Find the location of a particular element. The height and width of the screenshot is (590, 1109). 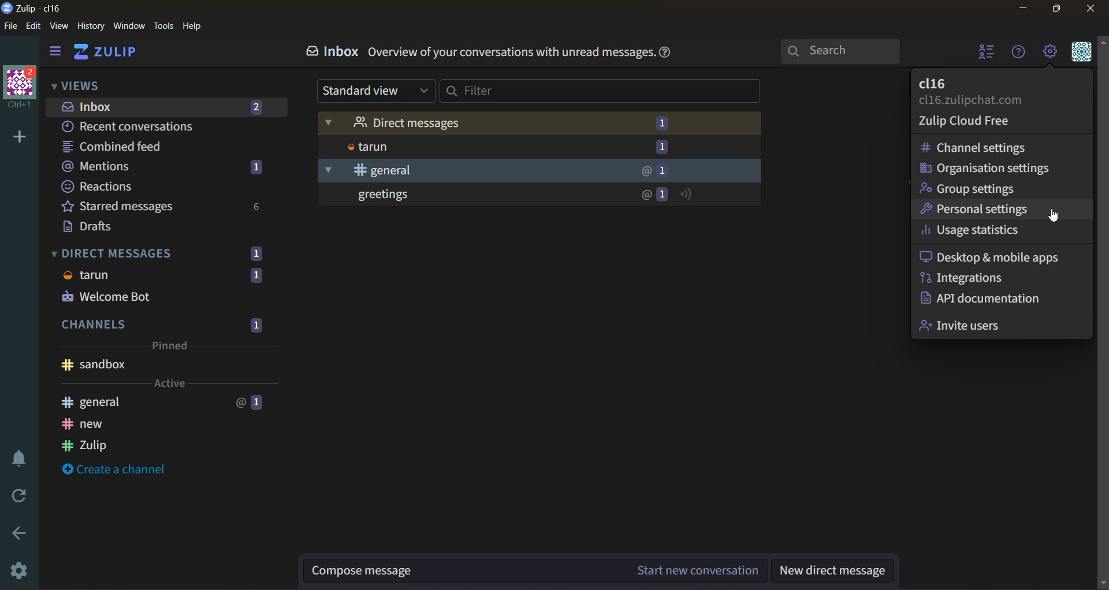

api documentation is located at coordinates (981, 300).